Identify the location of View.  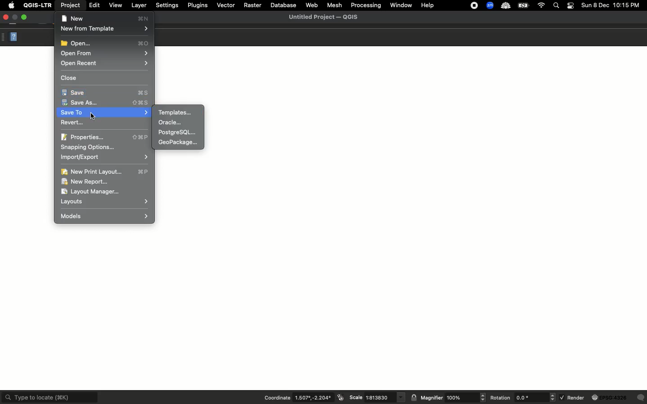
(115, 5).